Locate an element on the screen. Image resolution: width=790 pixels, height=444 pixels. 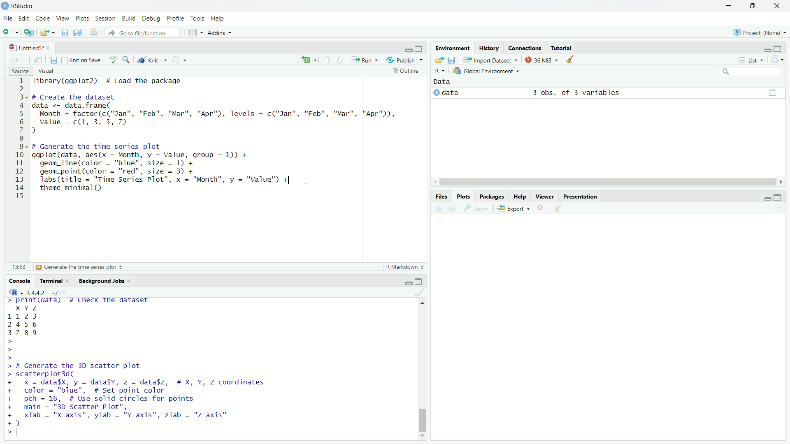
prompt cursor is located at coordinates (7, 350).